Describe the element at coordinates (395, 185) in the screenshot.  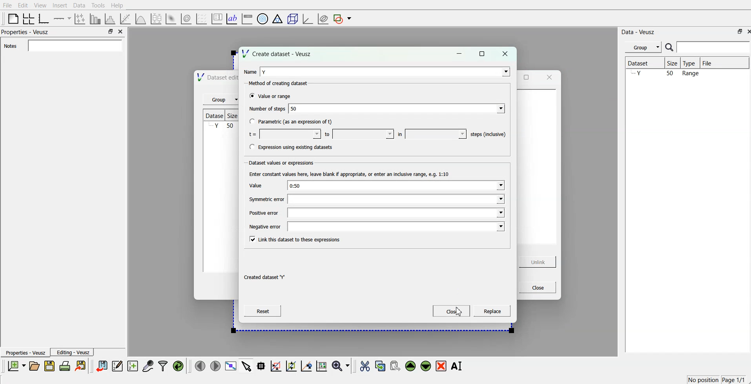
I see `0:50` at that location.